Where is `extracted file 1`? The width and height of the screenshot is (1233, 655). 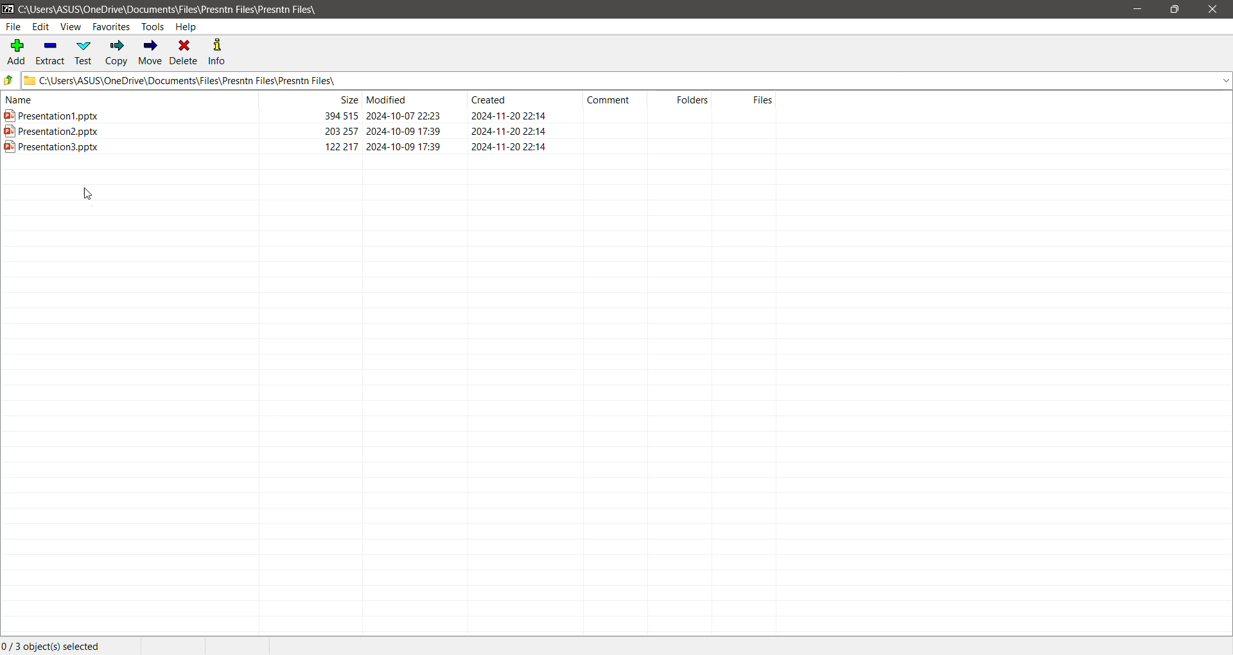 extracted file 1 is located at coordinates (52, 115).